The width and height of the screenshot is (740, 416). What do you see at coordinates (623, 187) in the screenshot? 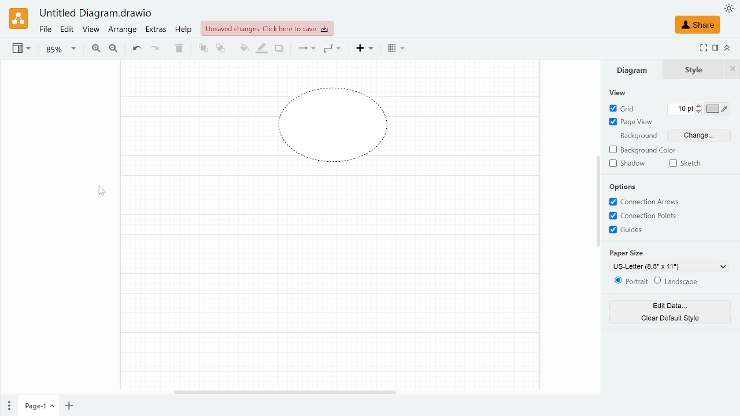
I see `options` at bounding box center [623, 187].